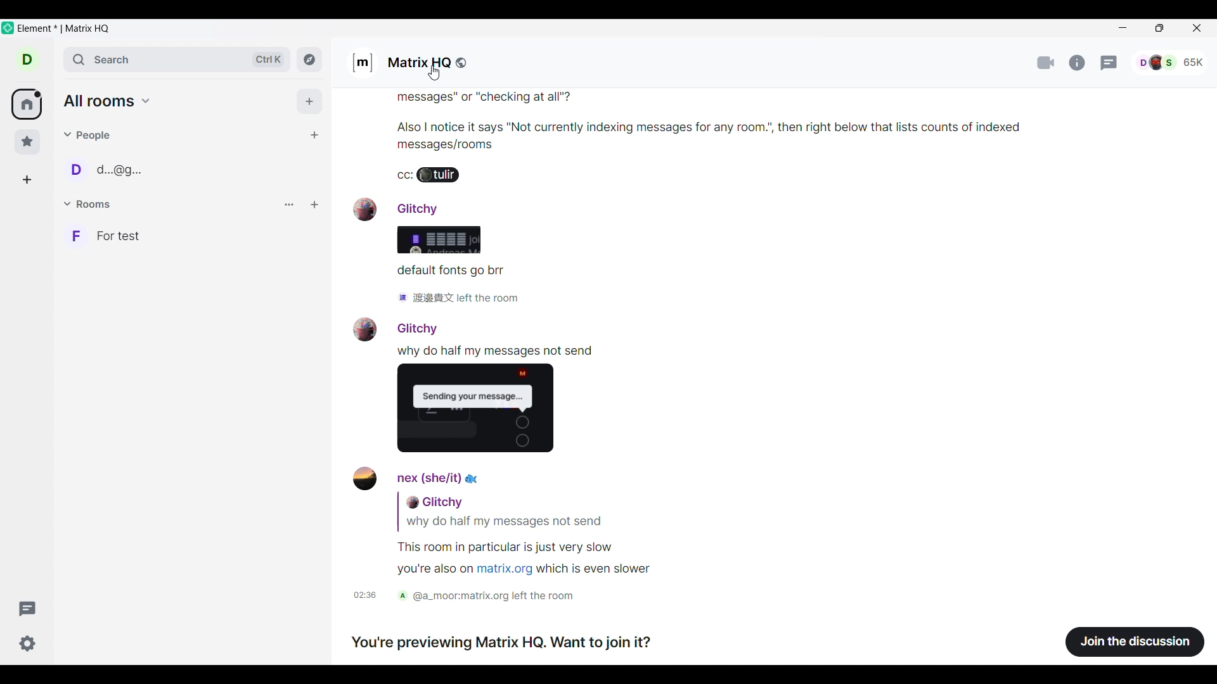 The width and height of the screenshot is (1217, 684). Describe the element at coordinates (28, 643) in the screenshot. I see `quick settings` at that location.